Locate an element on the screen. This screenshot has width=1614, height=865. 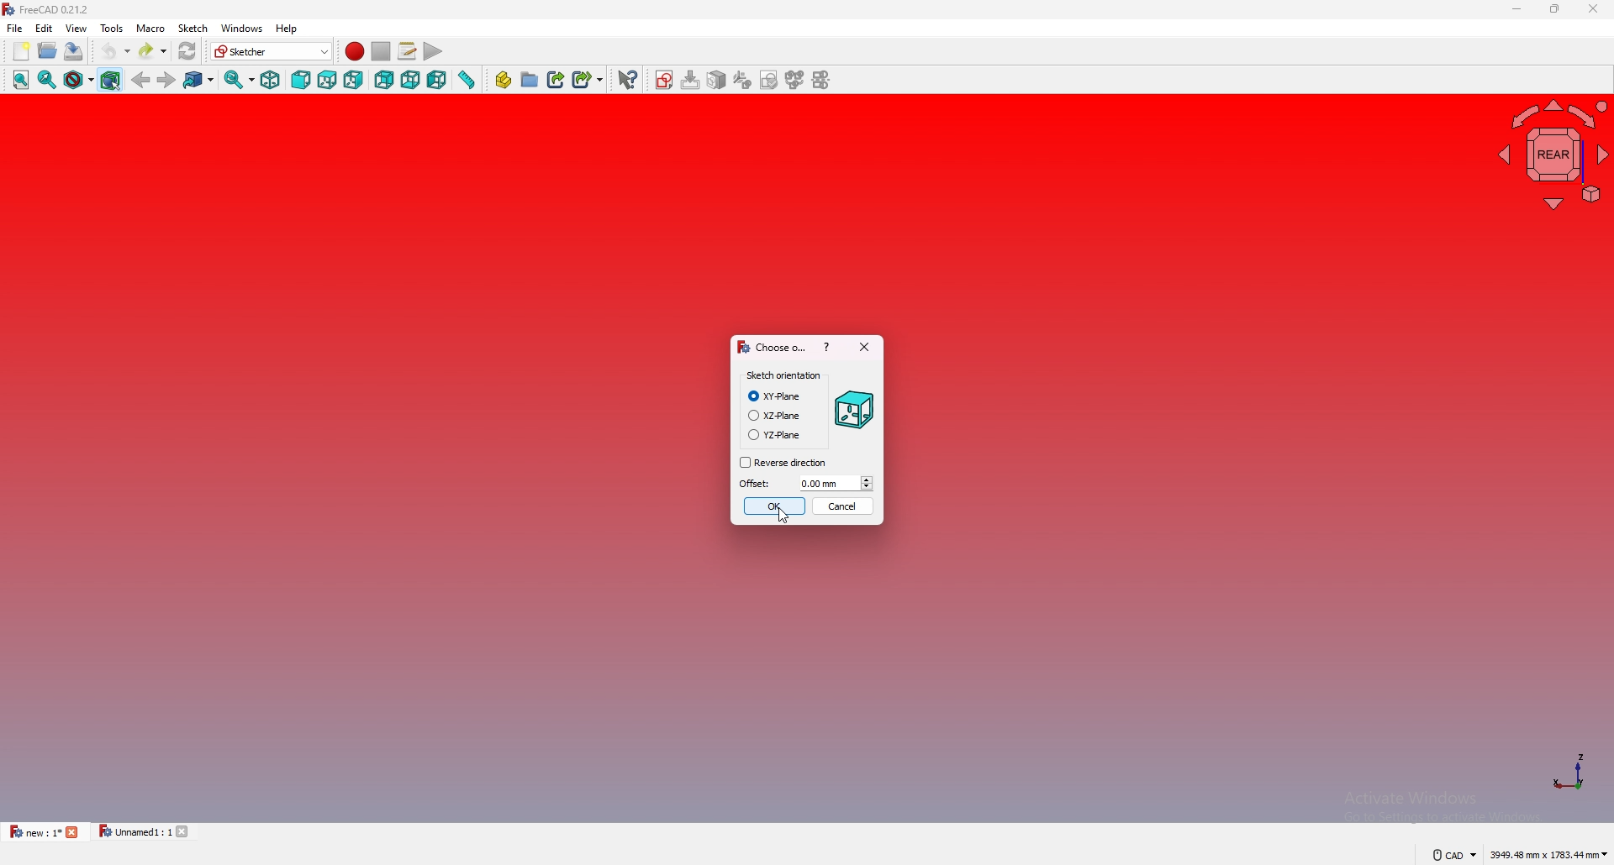
create group is located at coordinates (530, 78).